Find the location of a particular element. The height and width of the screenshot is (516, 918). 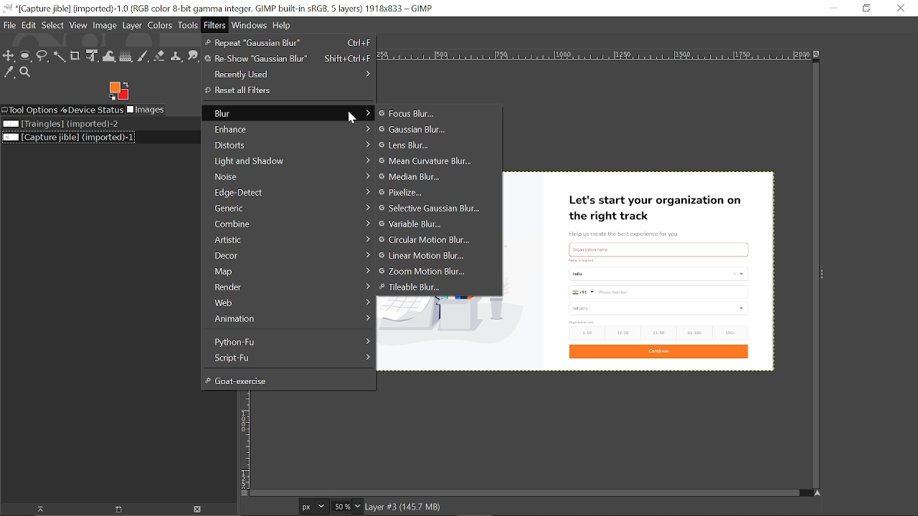

Layer is located at coordinates (133, 27).